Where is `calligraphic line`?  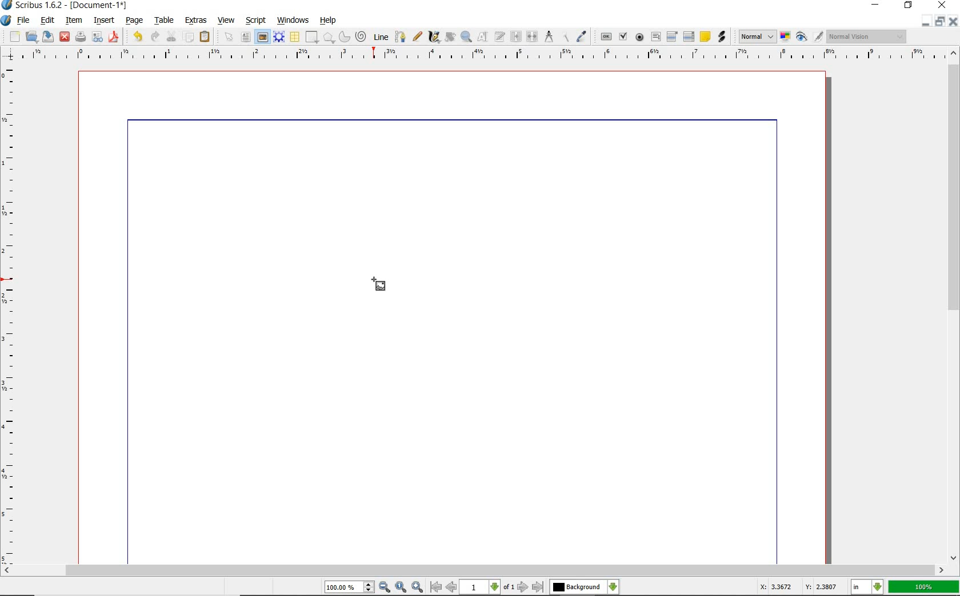 calligraphic line is located at coordinates (434, 38).